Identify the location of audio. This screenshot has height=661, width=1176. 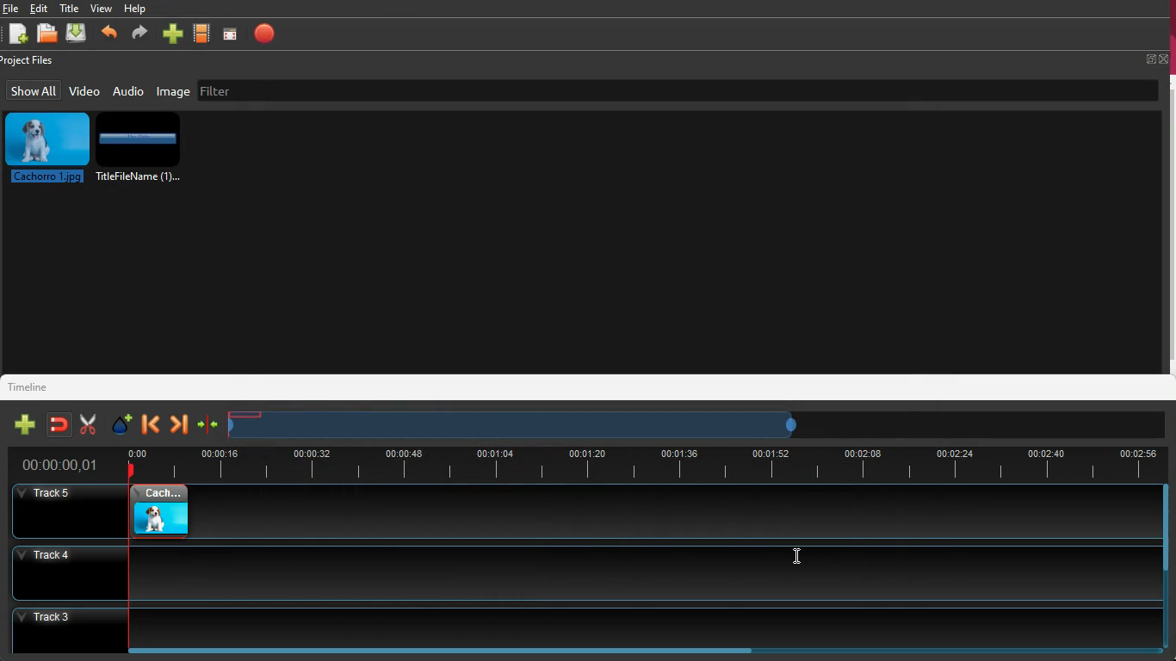
(128, 90).